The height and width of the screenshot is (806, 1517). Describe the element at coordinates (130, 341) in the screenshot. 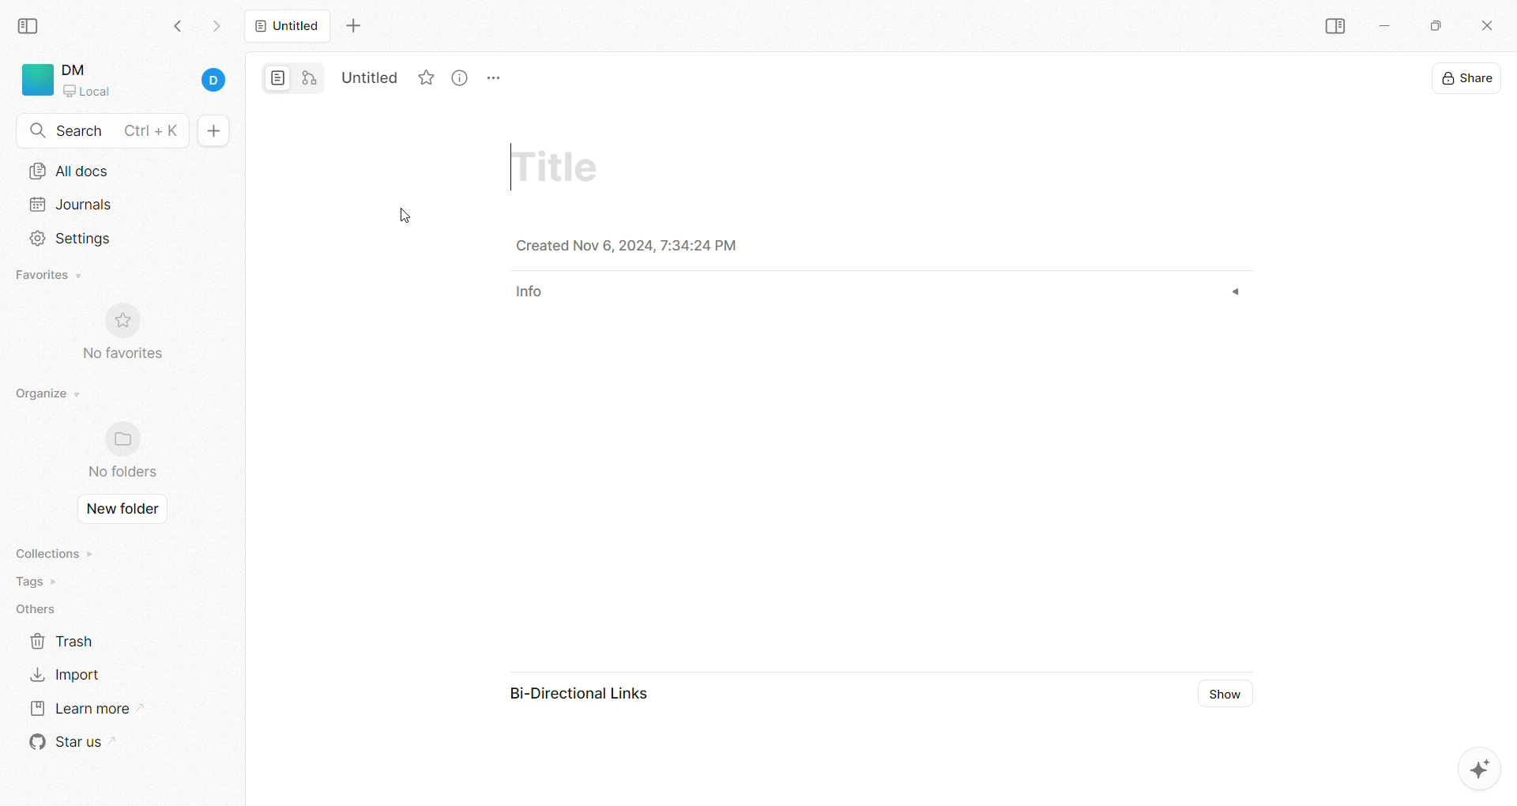

I see `no favorites` at that location.